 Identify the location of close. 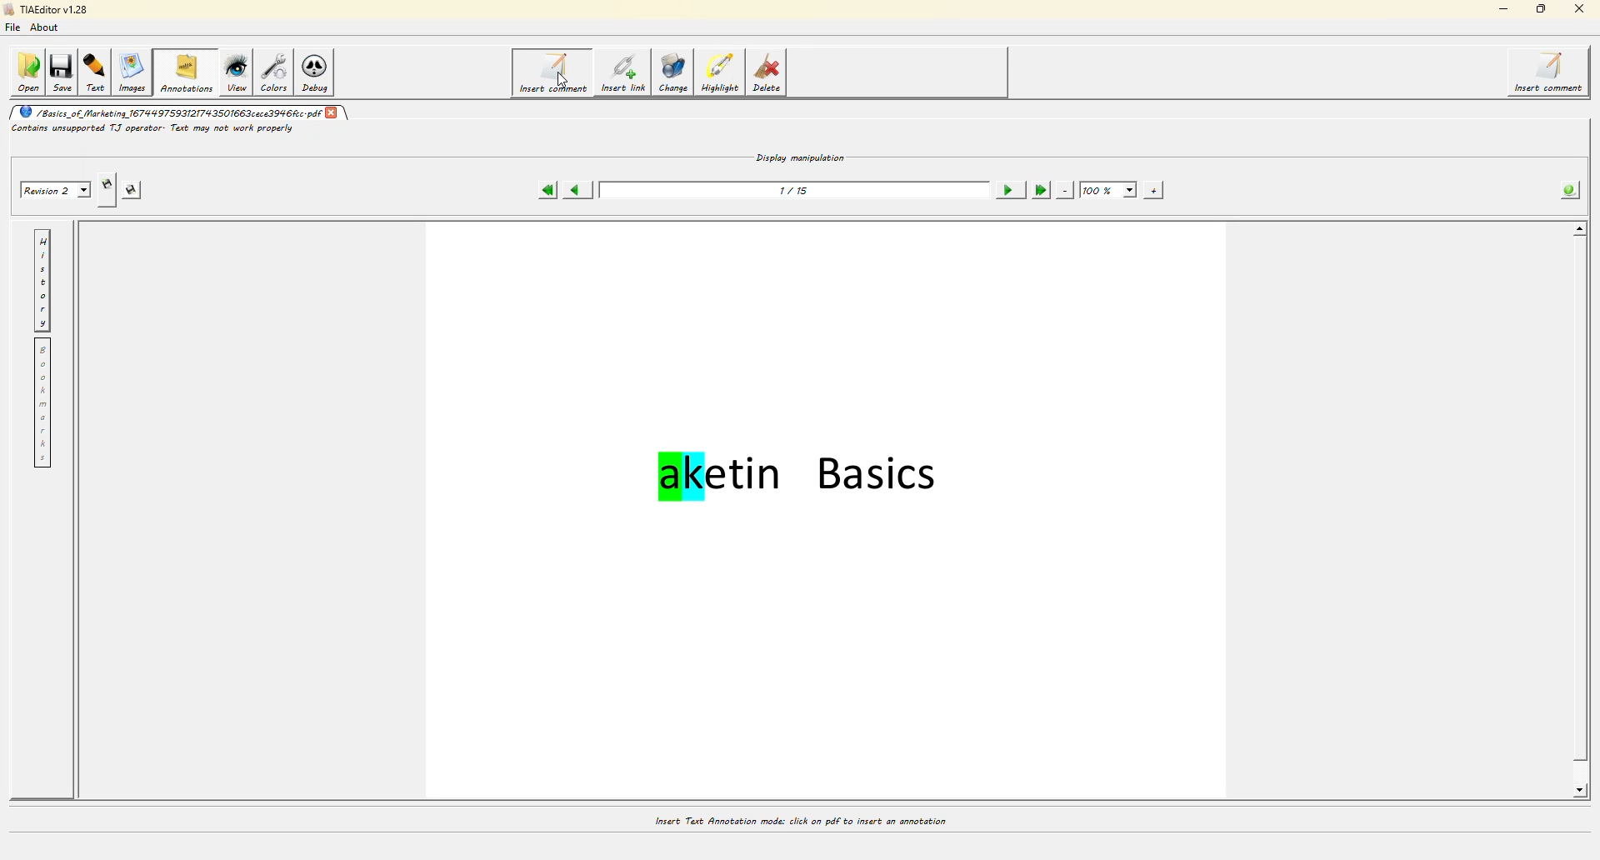
(332, 111).